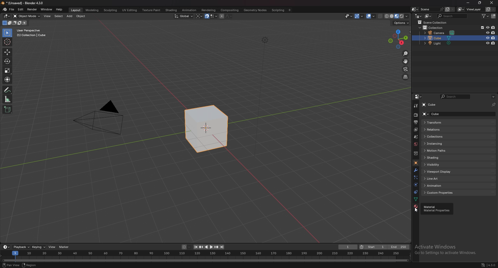  Describe the element at coordinates (458, 157) in the screenshot. I see `shading` at that location.